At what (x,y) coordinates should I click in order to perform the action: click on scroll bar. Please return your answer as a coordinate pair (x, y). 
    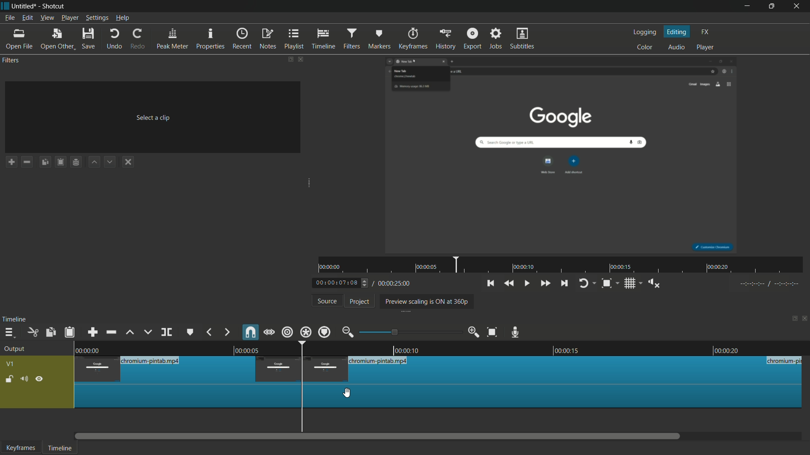
    Looking at the image, I should click on (378, 436).